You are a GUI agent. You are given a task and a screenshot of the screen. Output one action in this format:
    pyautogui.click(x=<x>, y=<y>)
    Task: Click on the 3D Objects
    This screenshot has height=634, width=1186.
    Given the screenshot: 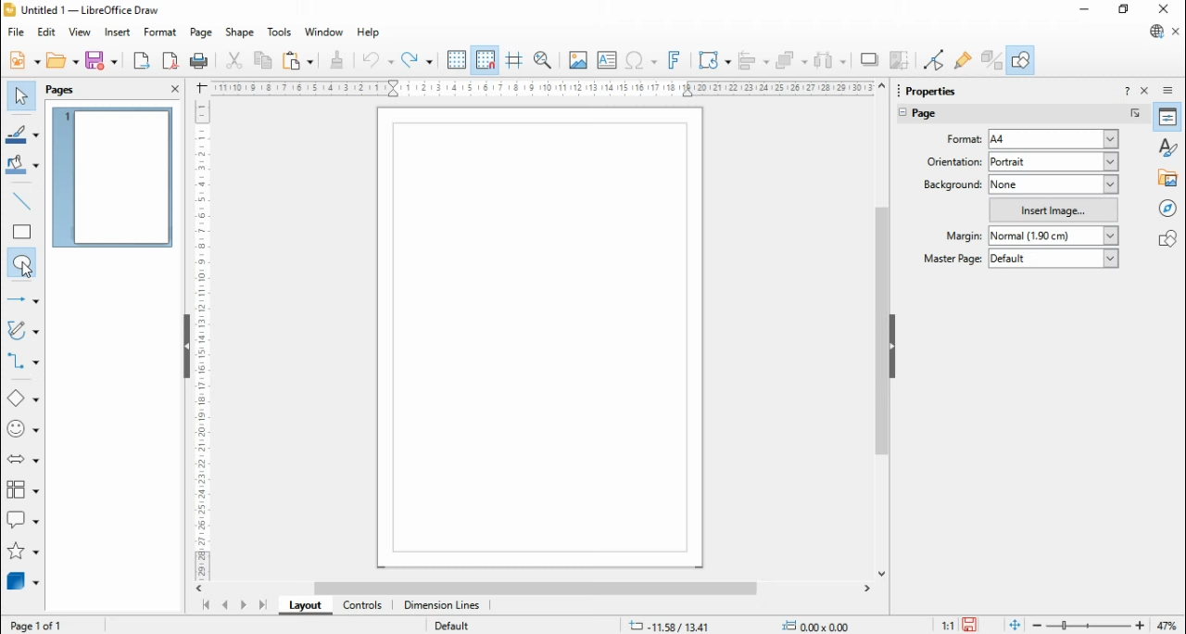 What is the action you would take?
    pyautogui.click(x=21, y=581)
    